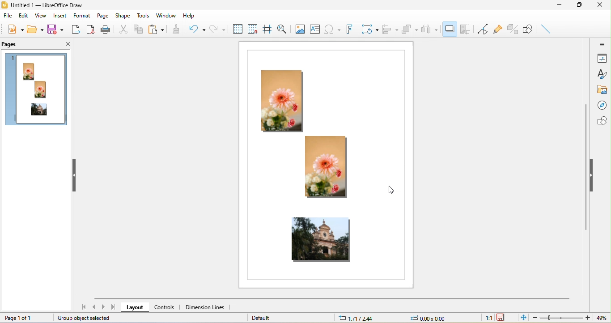 The height and width of the screenshot is (323, 611). Describe the element at coordinates (603, 90) in the screenshot. I see `gallery` at that location.